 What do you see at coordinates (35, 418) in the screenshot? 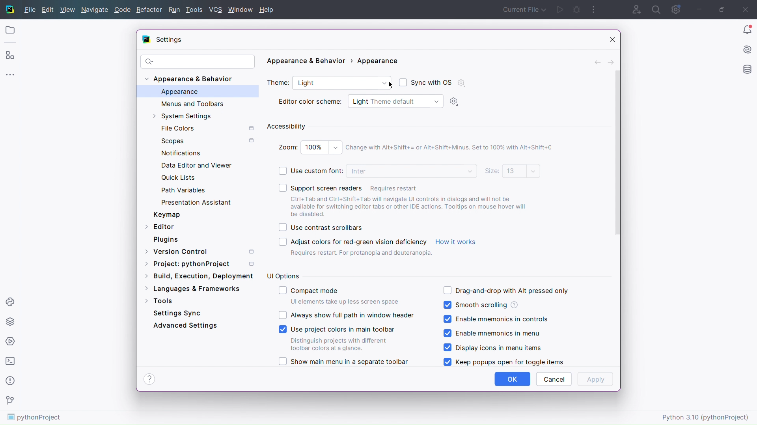
I see `pythonProject` at bounding box center [35, 418].